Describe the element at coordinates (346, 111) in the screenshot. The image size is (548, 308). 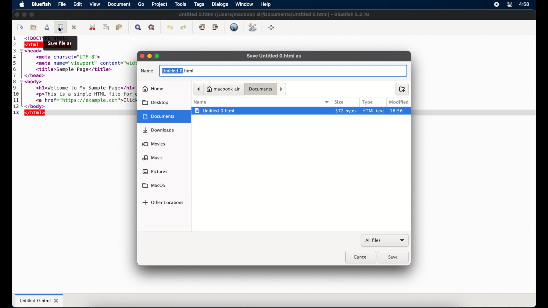
I see `372 bytes` at that location.